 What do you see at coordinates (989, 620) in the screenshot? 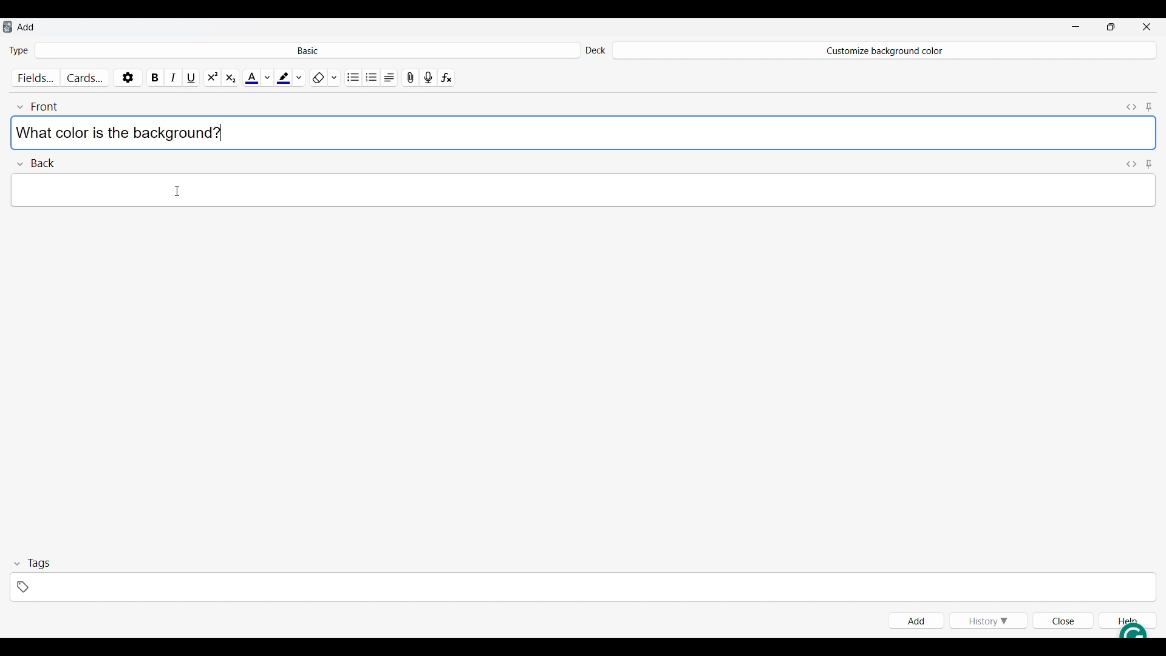
I see `` at bounding box center [989, 620].